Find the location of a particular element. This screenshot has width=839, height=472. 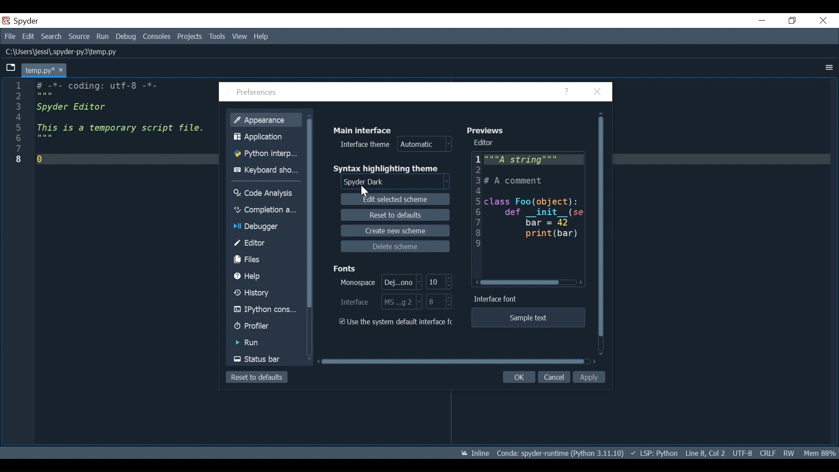

Cancel is located at coordinates (555, 377).